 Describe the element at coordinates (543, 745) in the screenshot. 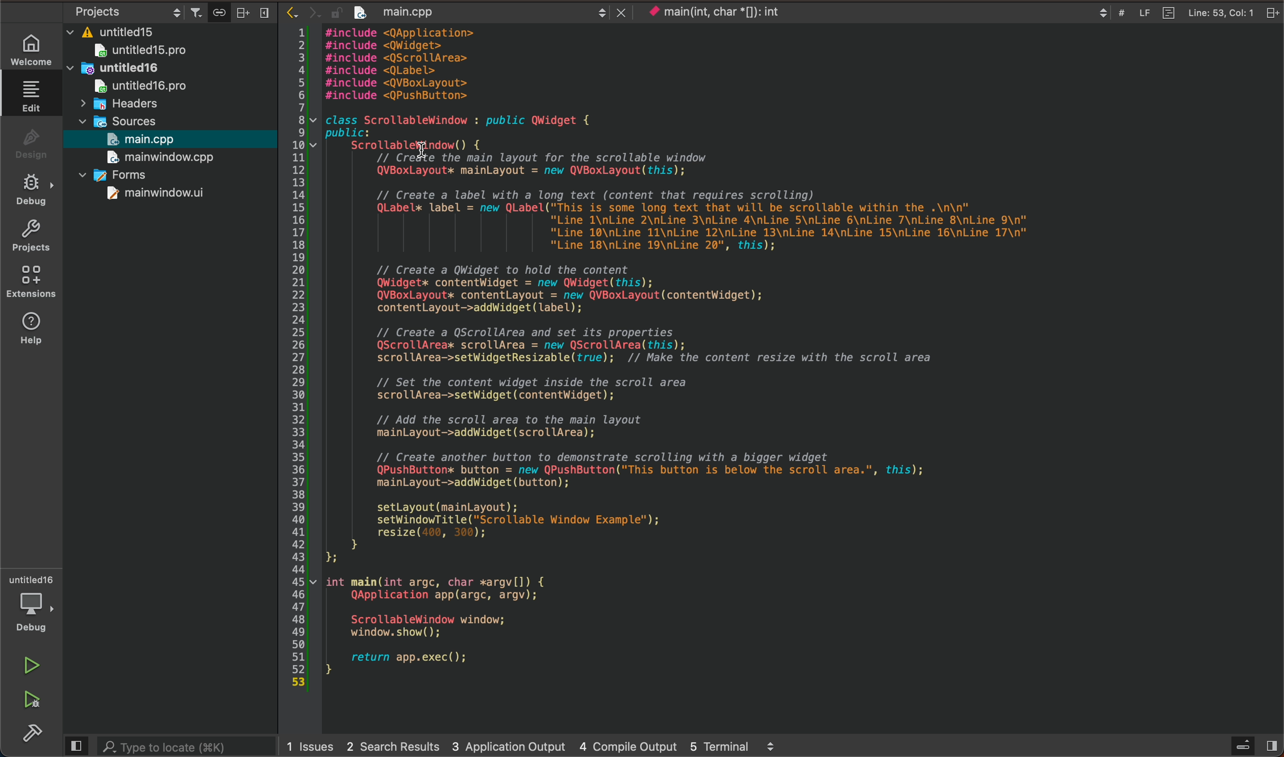

I see `logs` at that location.